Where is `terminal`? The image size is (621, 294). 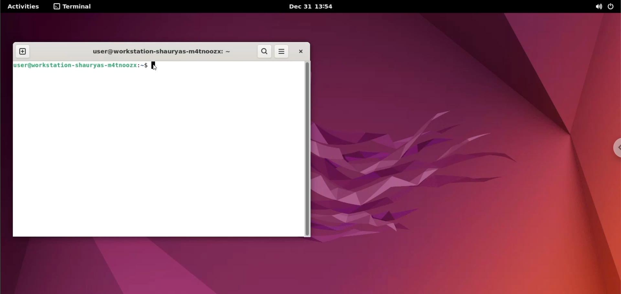
terminal is located at coordinates (75, 6).